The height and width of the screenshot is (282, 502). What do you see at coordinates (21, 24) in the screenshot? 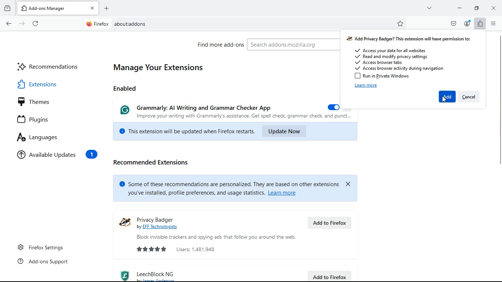
I see `forward` at bounding box center [21, 24].